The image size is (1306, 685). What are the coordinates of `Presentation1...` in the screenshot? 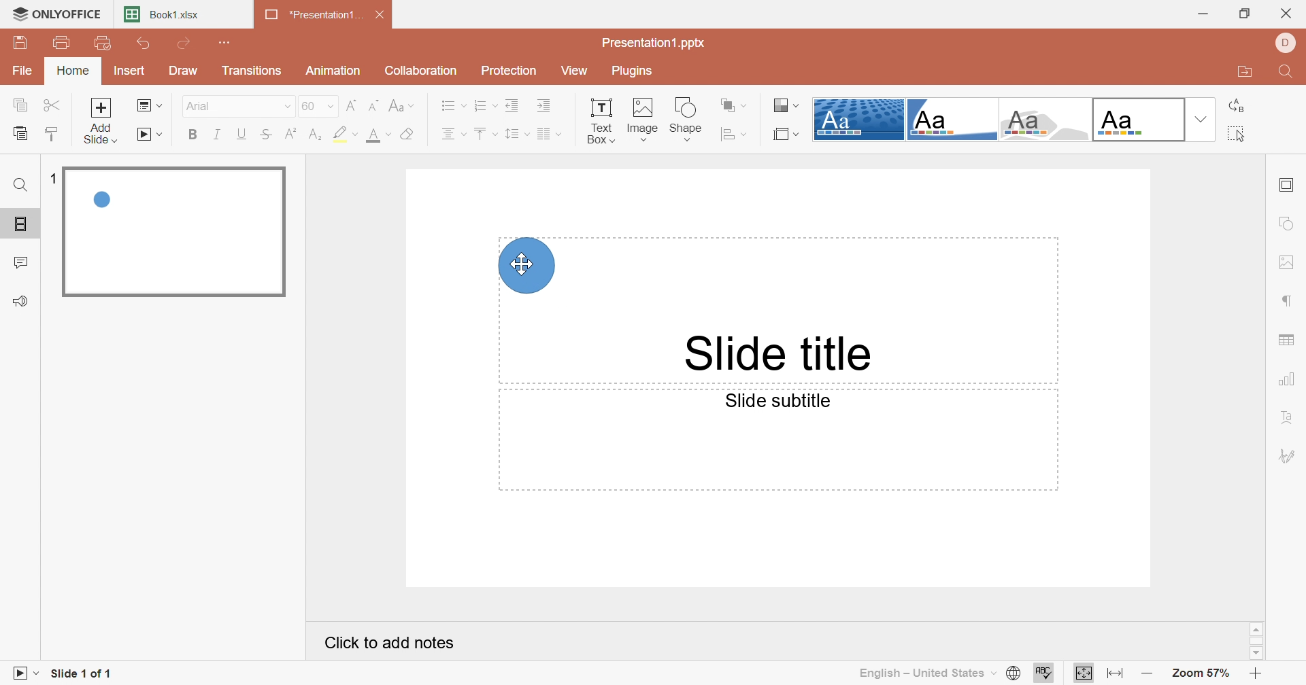 It's located at (314, 15).